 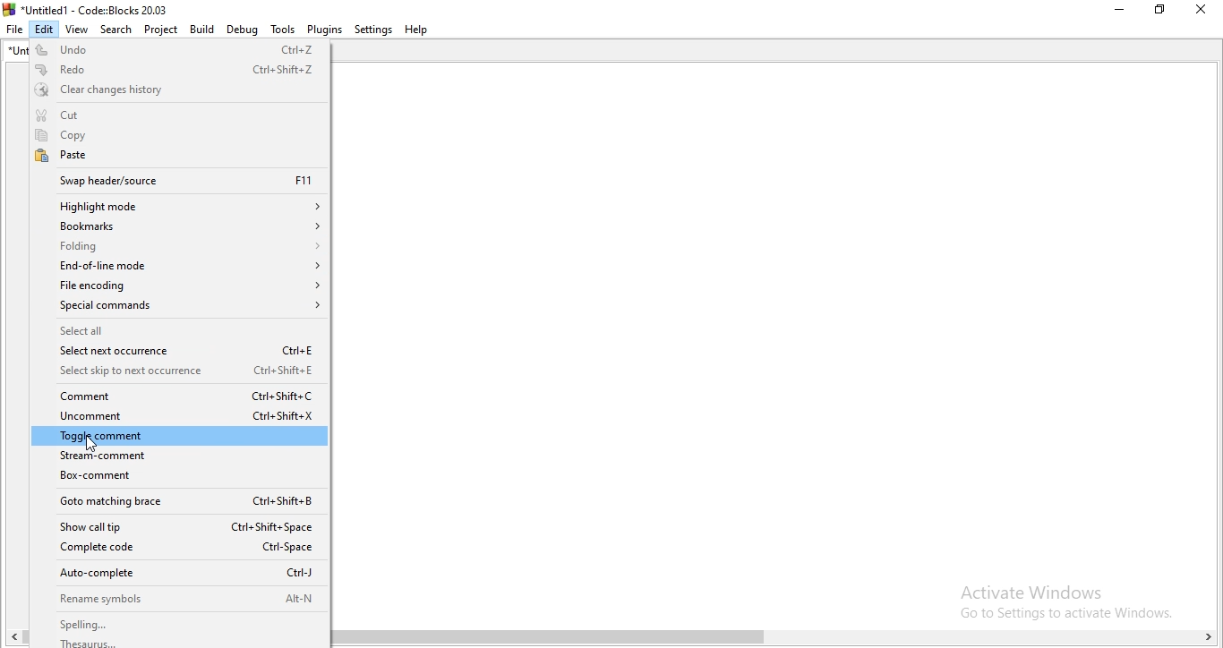 What do you see at coordinates (94, 445) in the screenshot?
I see `cursor` at bounding box center [94, 445].